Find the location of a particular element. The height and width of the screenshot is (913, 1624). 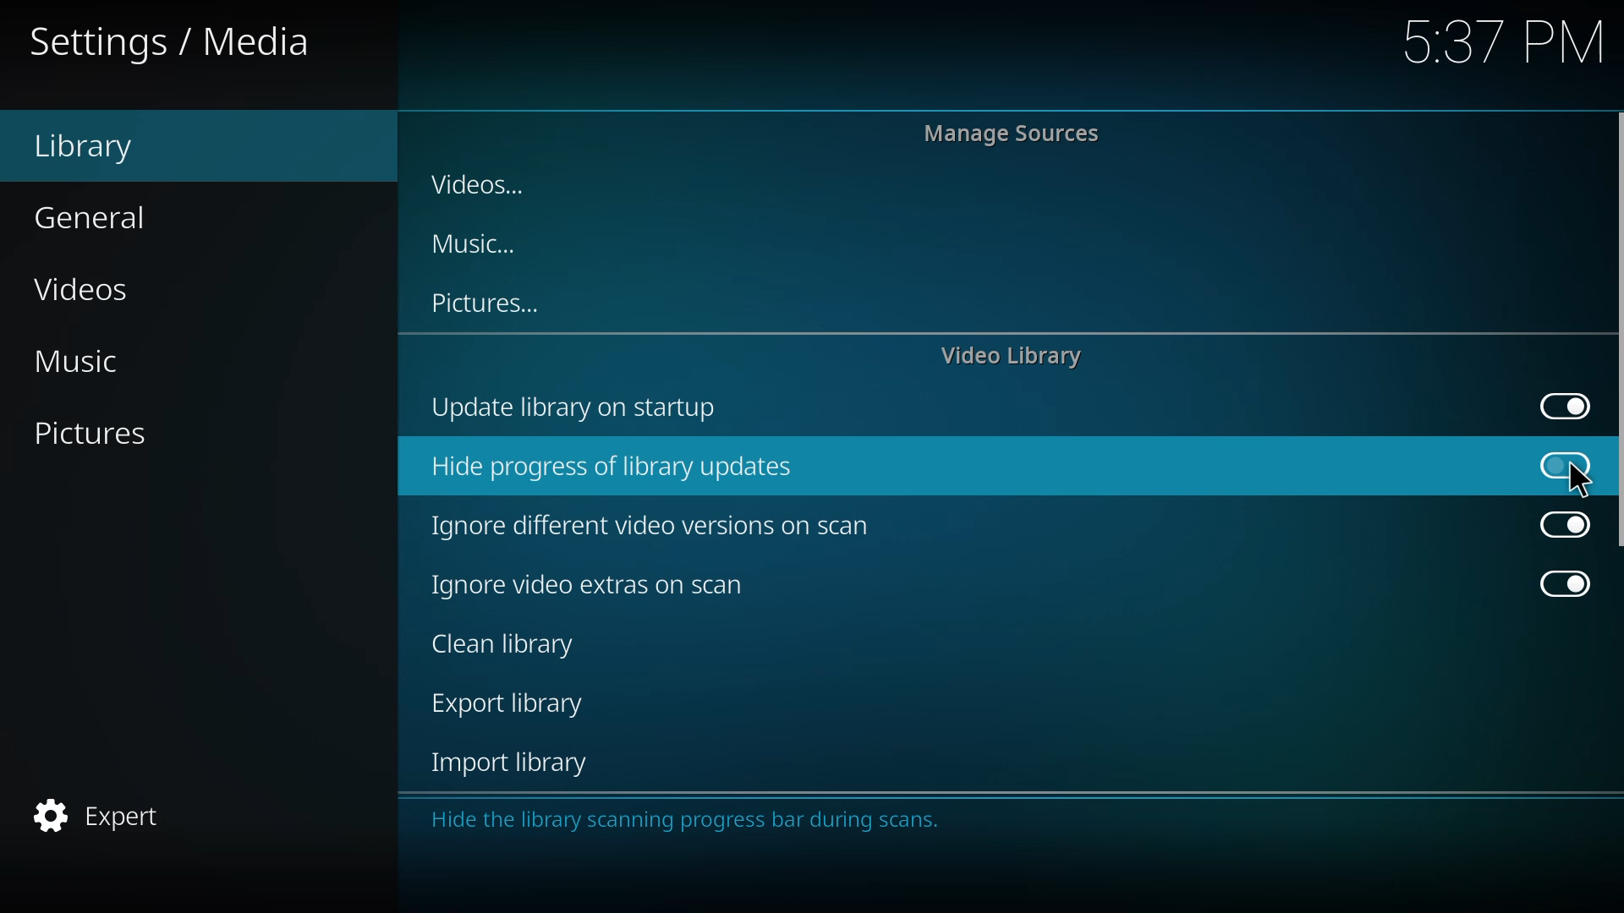

video library is located at coordinates (1015, 356).